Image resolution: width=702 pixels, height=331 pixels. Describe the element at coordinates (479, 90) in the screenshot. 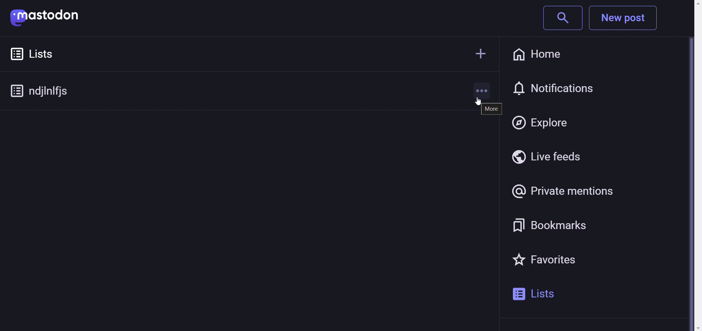

I see `more options` at that location.